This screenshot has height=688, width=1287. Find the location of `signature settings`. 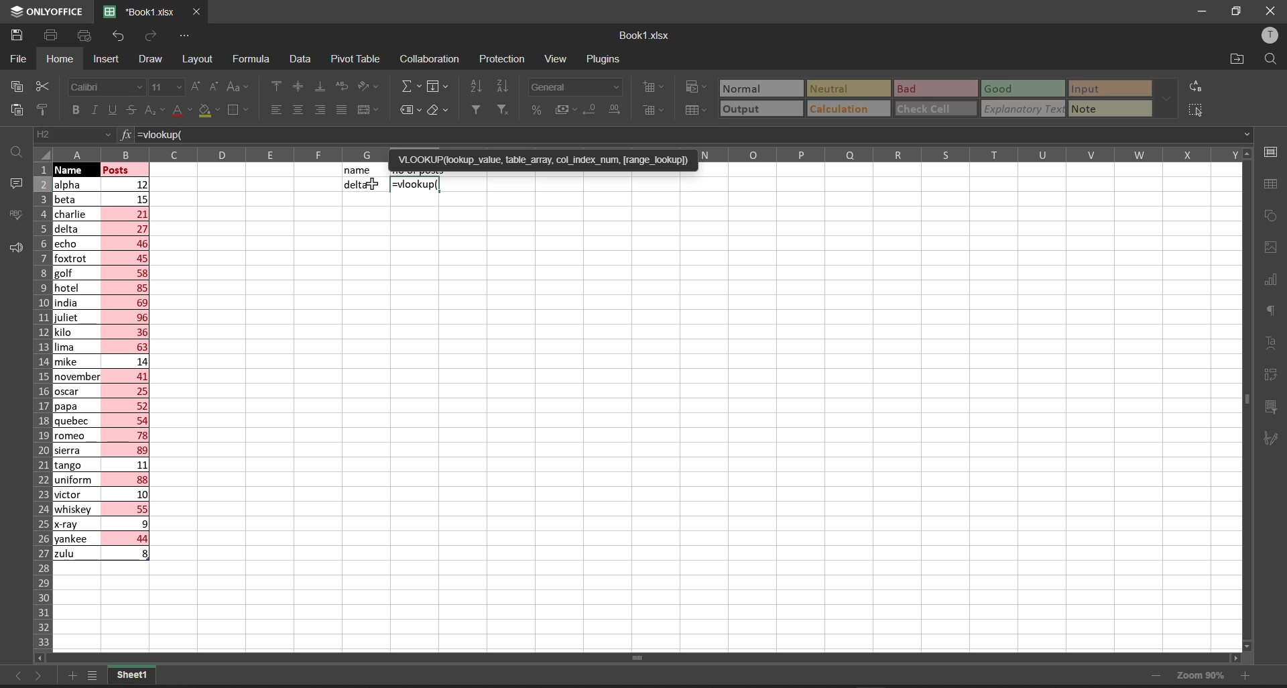

signature settings is located at coordinates (1275, 437).